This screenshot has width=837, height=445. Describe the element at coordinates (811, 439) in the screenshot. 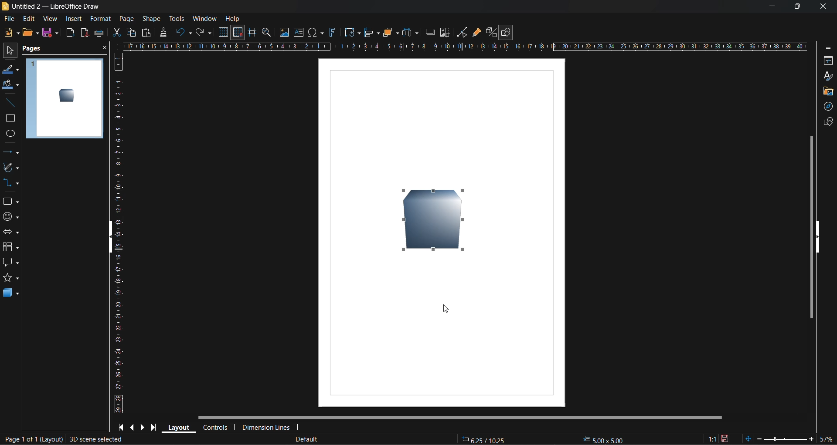

I see `zoom in` at that location.